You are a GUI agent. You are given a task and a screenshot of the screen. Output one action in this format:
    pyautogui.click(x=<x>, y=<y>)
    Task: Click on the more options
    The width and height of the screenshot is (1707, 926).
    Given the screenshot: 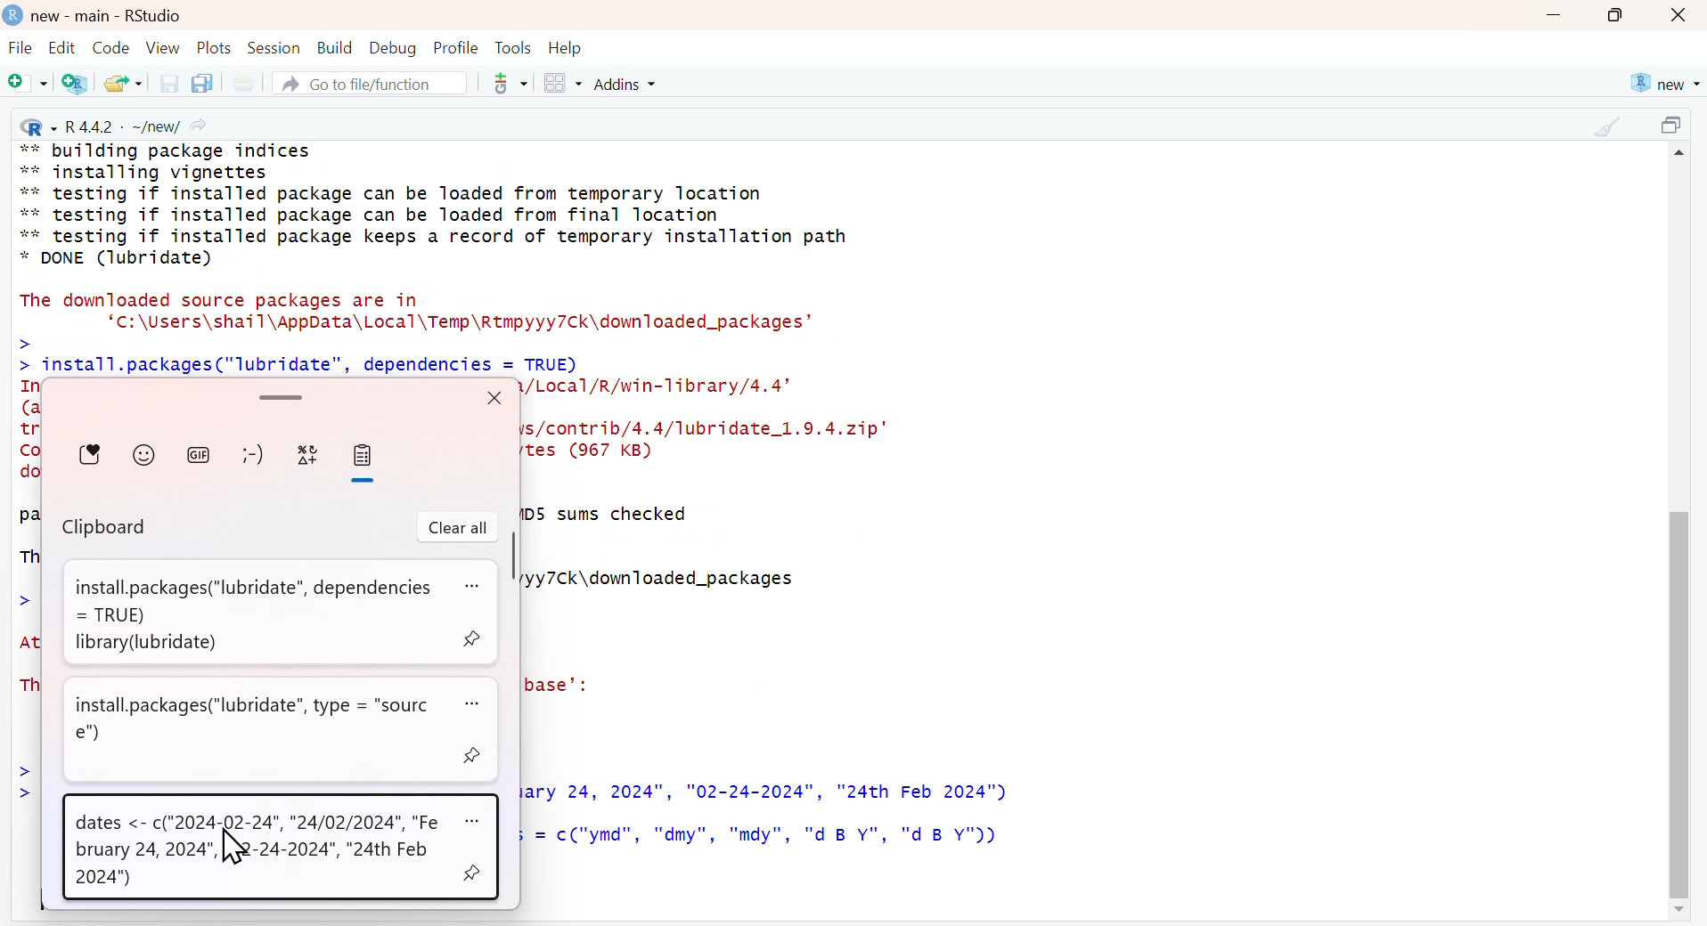 What is the action you would take?
    pyautogui.click(x=504, y=83)
    